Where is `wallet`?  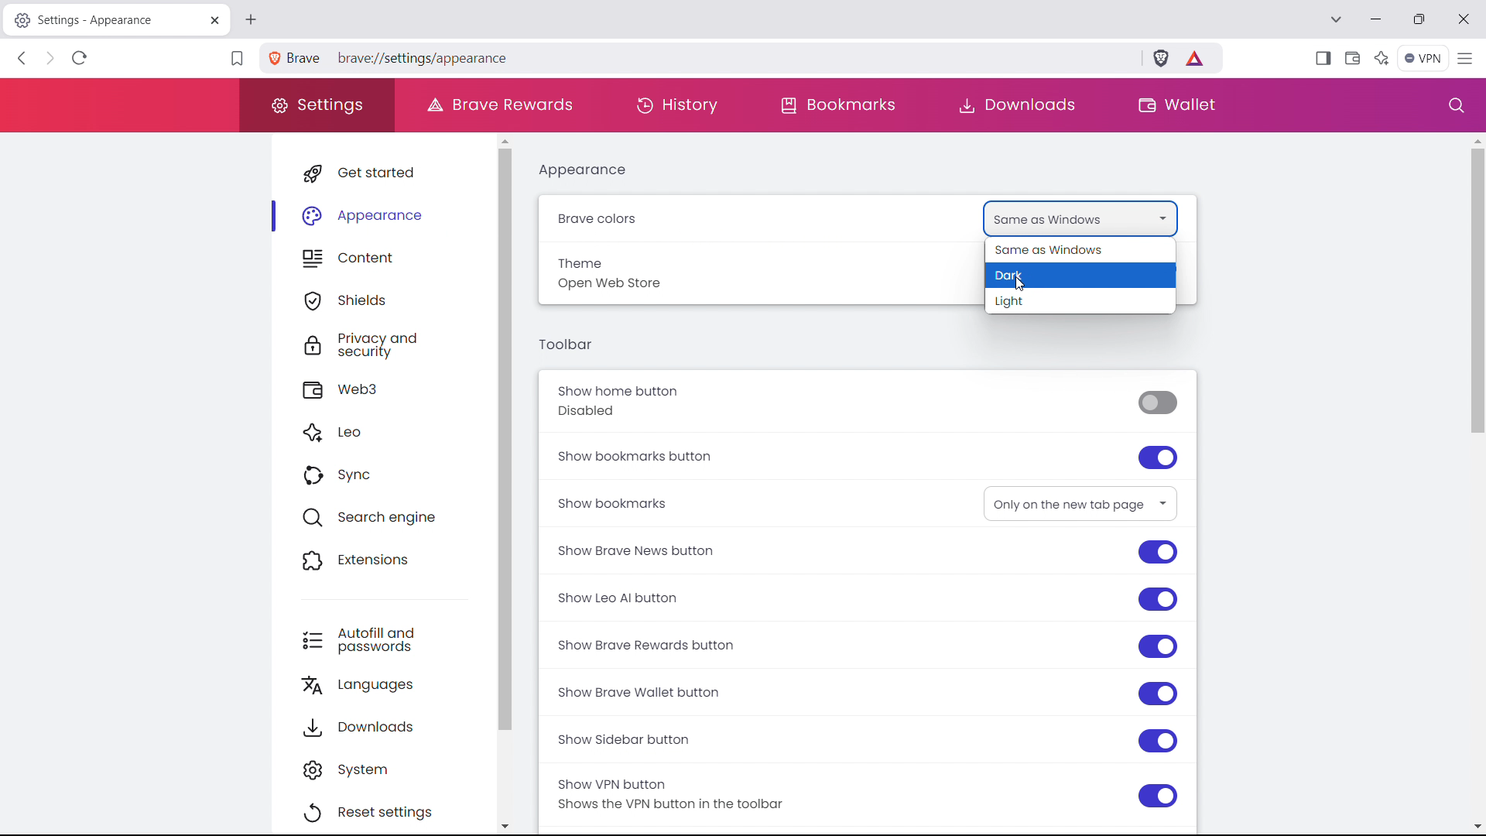 wallet is located at coordinates (1353, 57).